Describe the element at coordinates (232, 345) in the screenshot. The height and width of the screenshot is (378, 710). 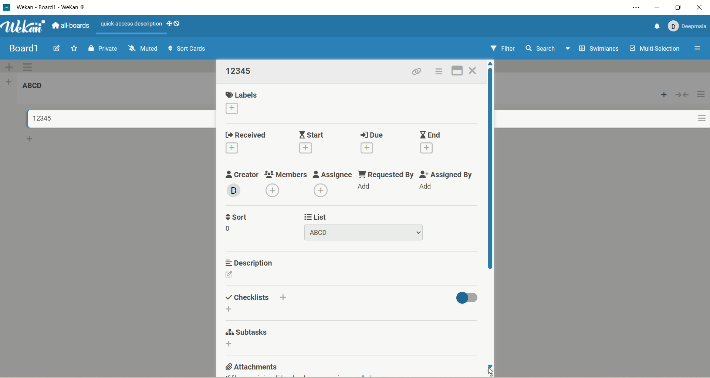
I see `add` at that location.